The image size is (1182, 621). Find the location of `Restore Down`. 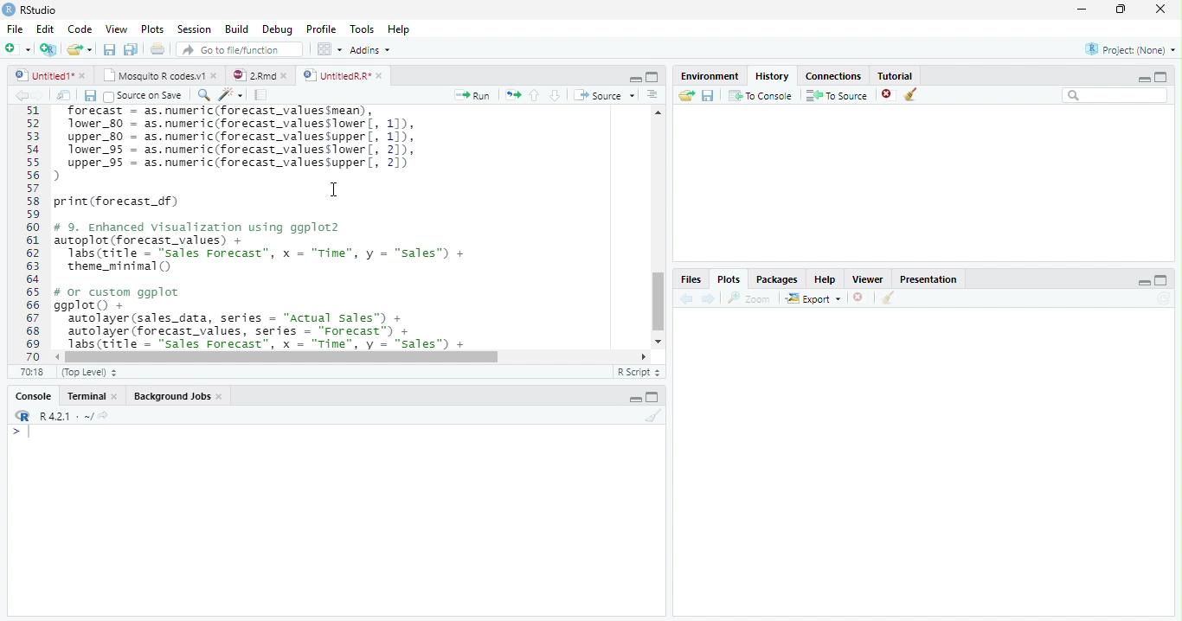

Restore Down is located at coordinates (1121, 10).